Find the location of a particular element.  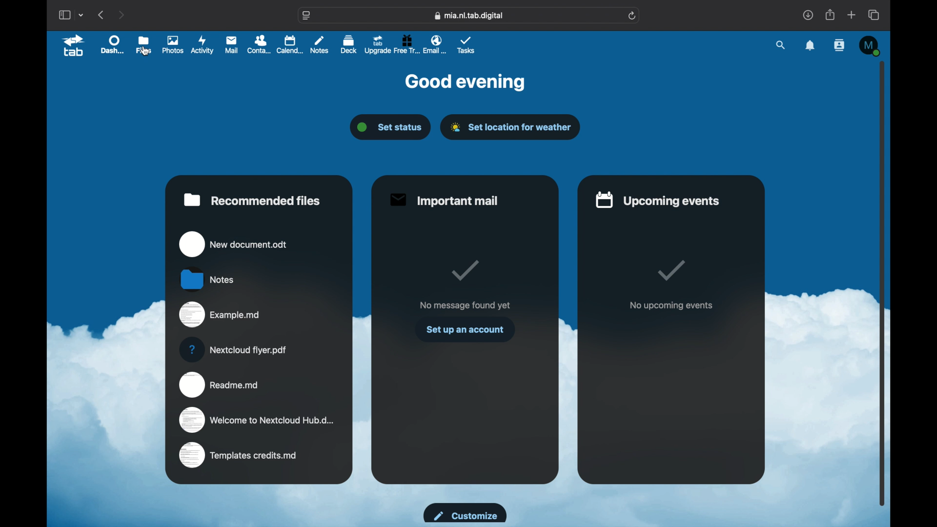

photos is located at coordinates (173, 45).